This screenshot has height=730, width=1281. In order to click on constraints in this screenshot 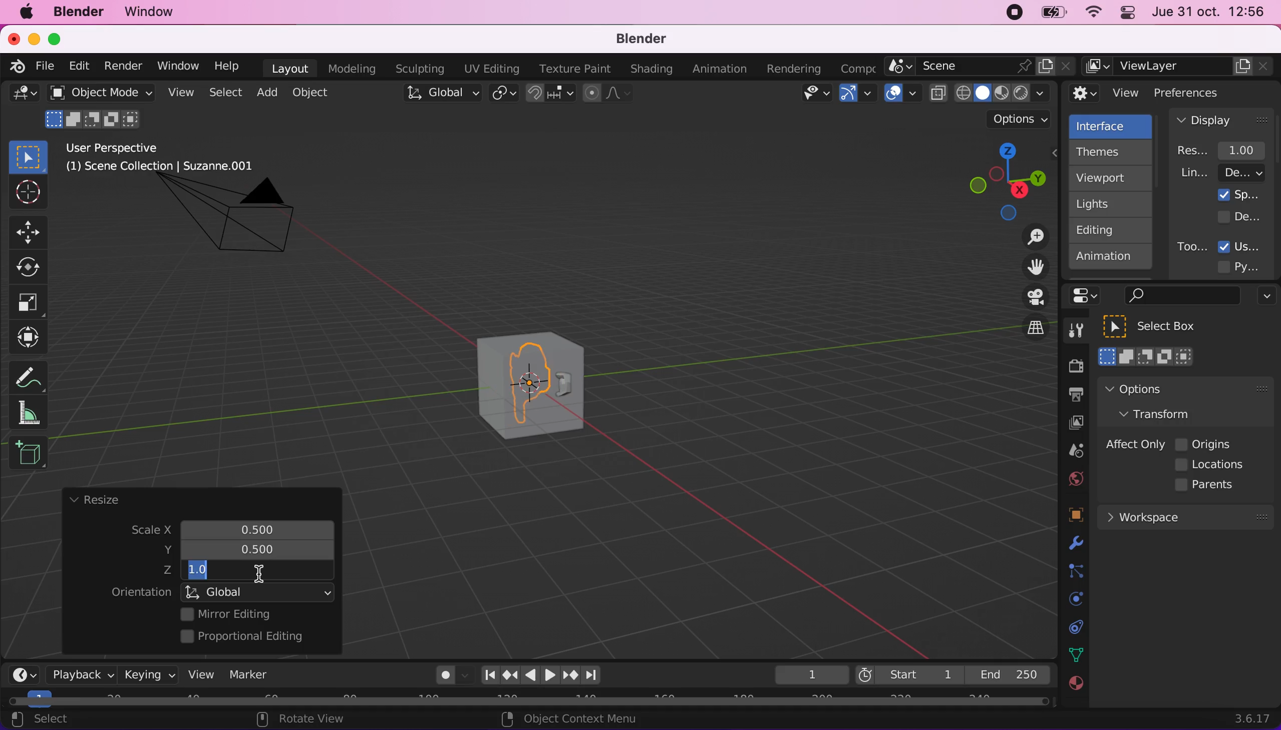, I will do `click(1074, 572)`.